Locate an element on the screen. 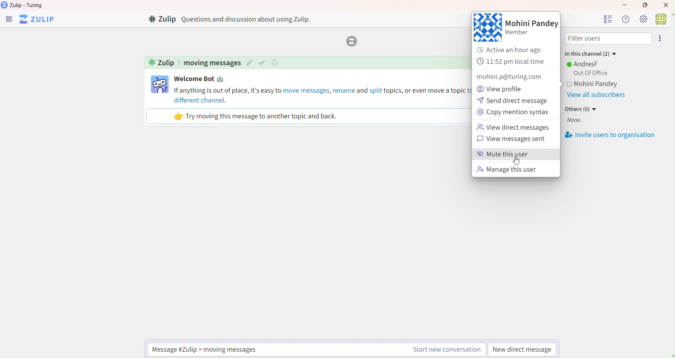  cursor is located at coordinates (516, 162).